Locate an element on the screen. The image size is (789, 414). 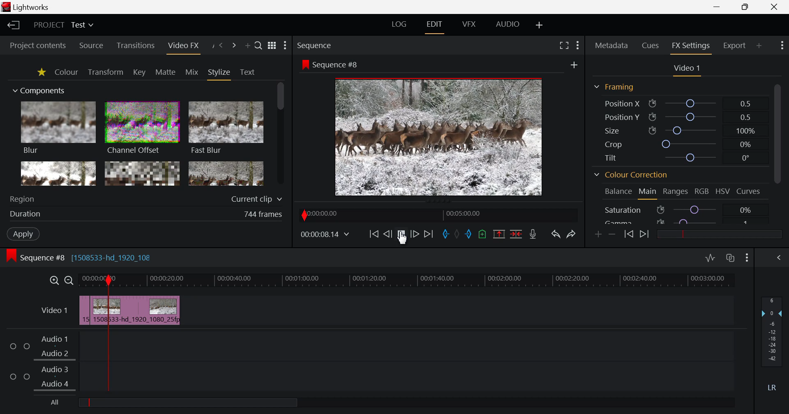
Add keyframe is located at coordinates (598, 235).